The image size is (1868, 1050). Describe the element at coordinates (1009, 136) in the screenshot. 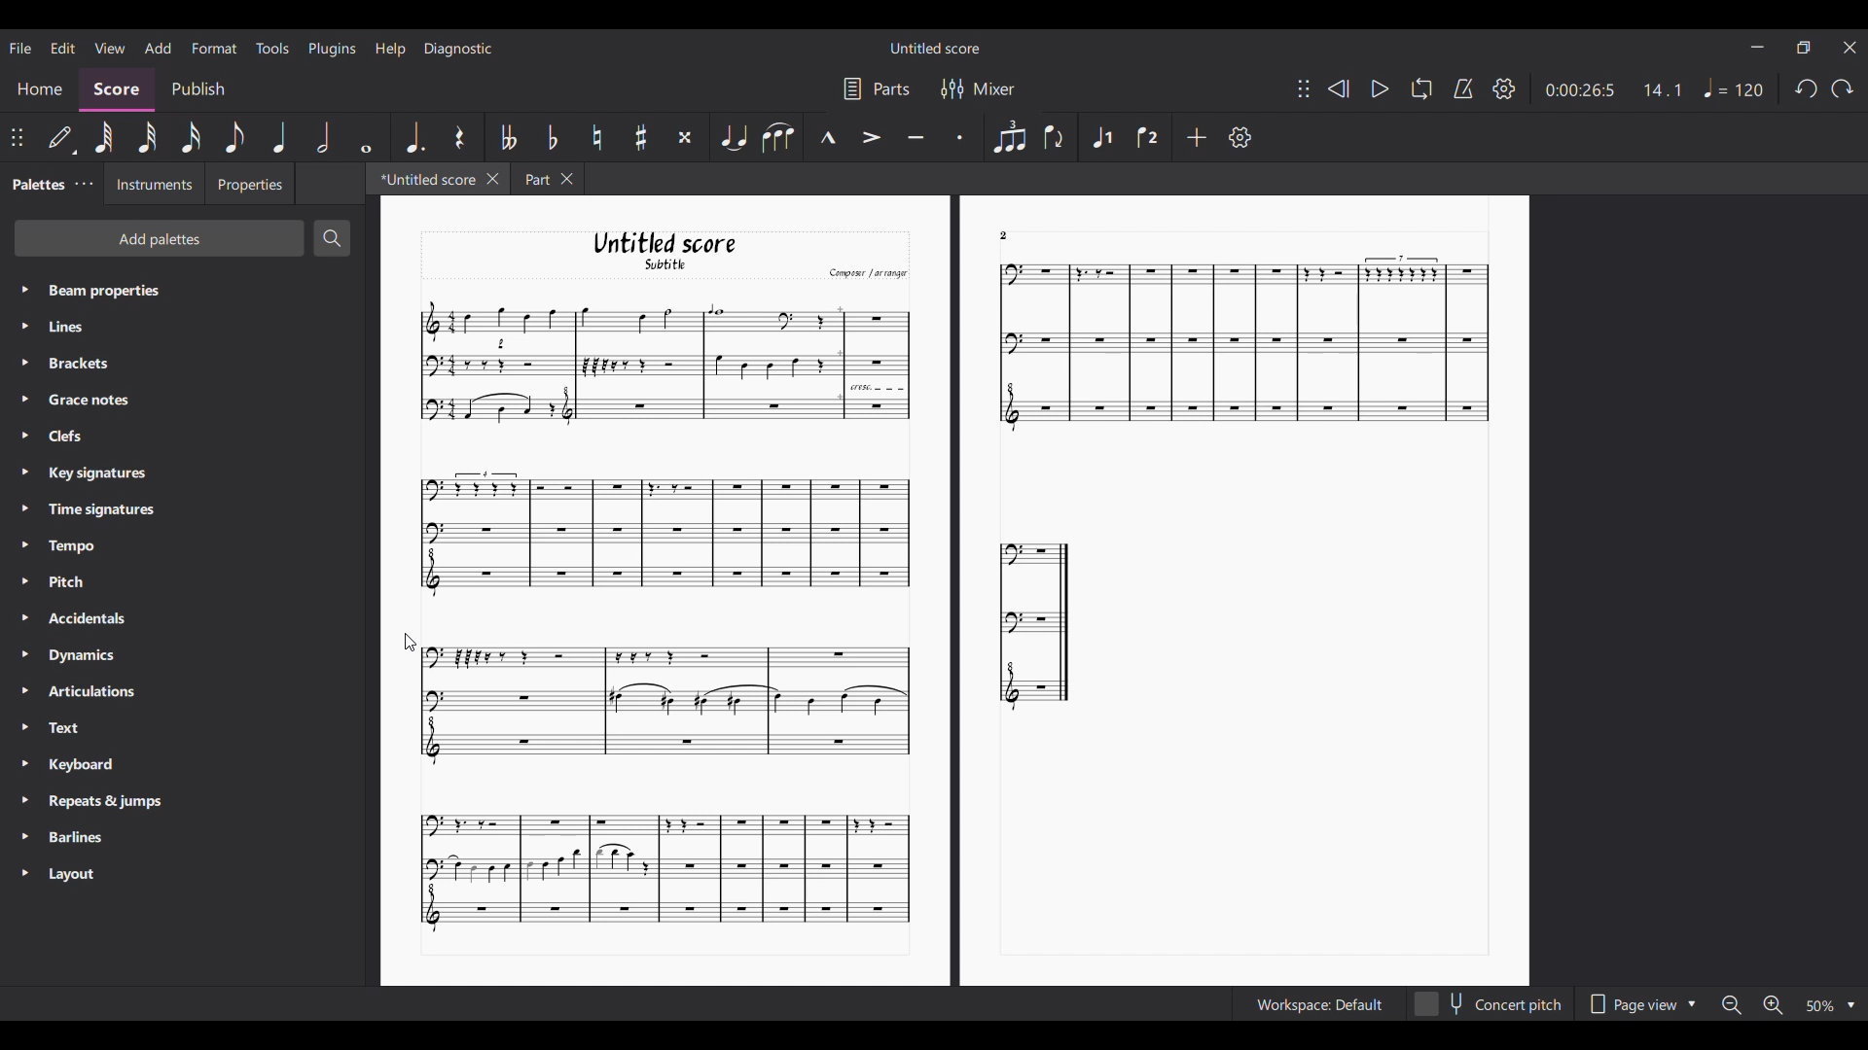

I see `Tuplet` at that location.